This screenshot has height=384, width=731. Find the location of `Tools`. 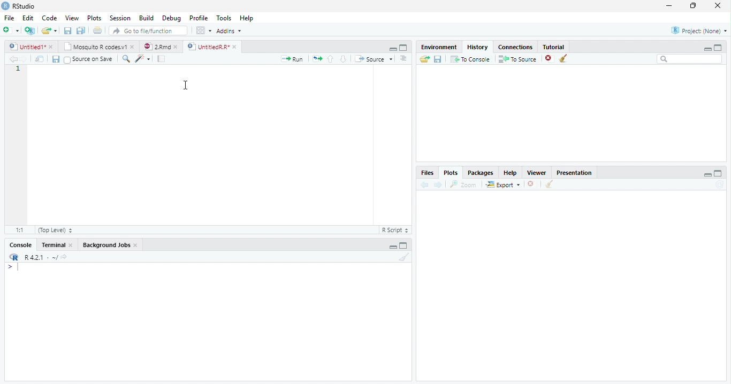

Tools is located at coordinates (223, 18).